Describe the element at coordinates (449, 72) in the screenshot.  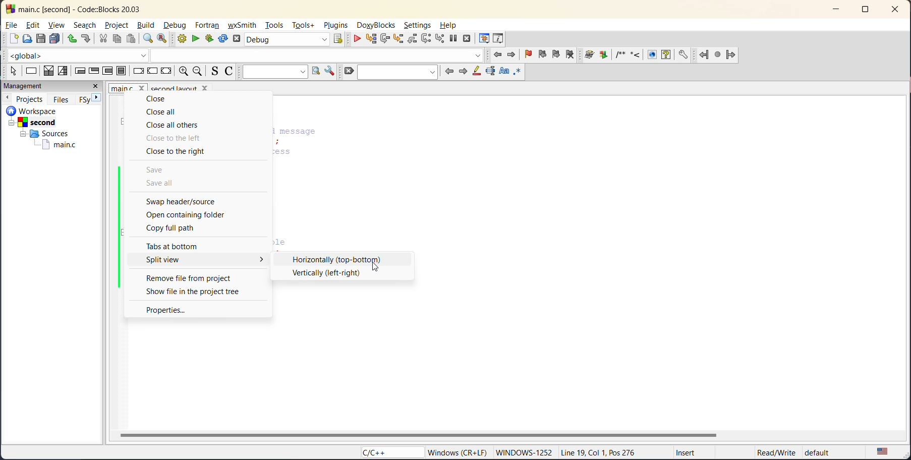
I see `previous` at that location.